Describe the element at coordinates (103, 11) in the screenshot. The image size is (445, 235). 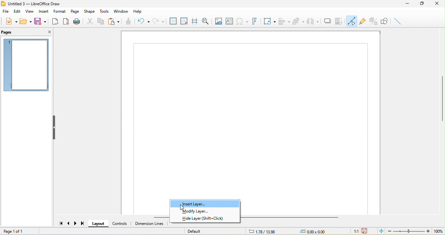
I see `tools` at that location.